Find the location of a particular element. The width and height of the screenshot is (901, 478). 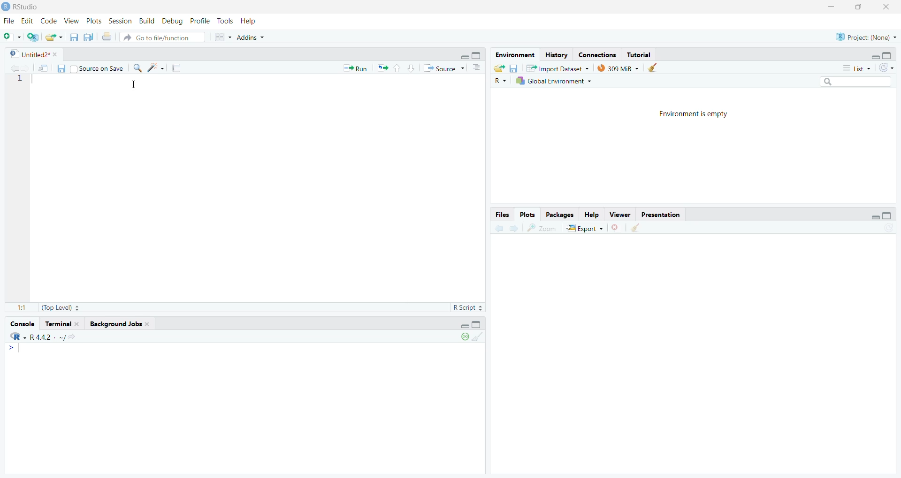

search is located at coordinates (140, 68).